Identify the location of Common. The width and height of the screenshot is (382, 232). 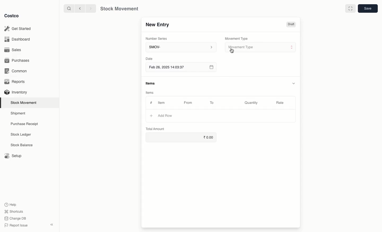
(17, 72).